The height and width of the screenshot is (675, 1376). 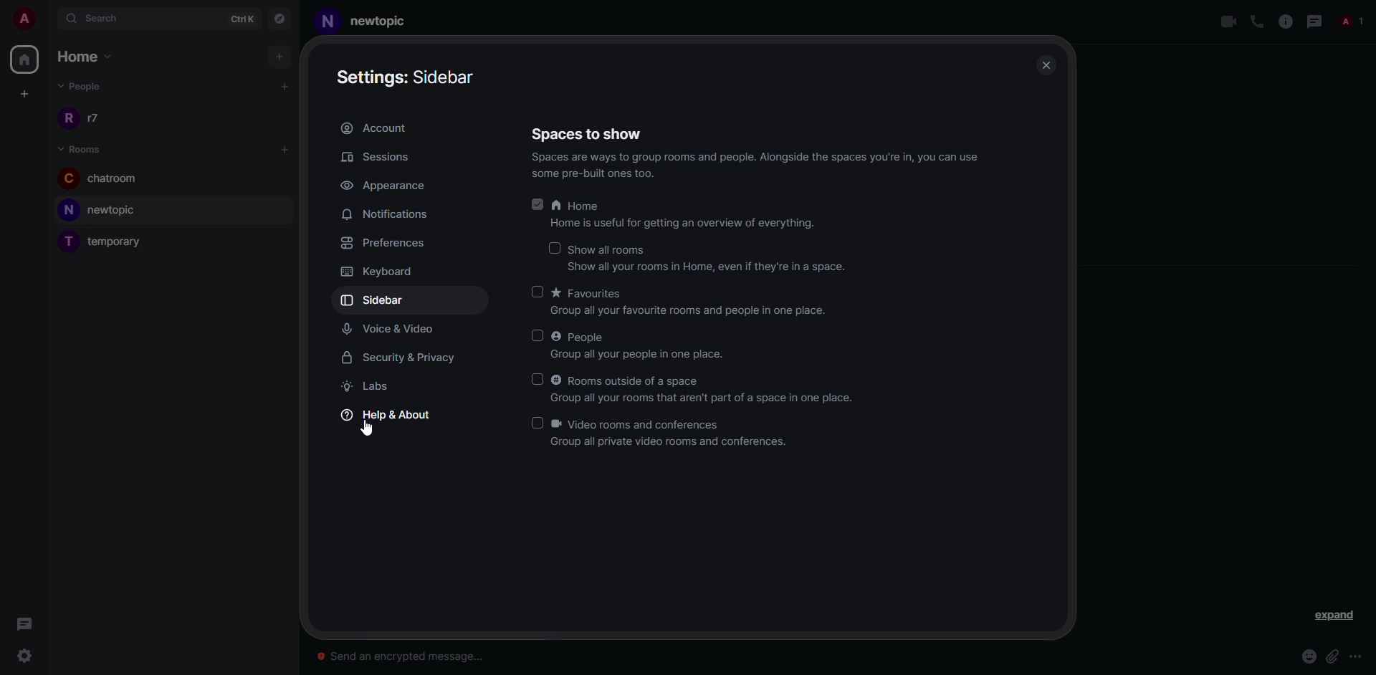 I want to click on people, so click(x=1351, y=21).